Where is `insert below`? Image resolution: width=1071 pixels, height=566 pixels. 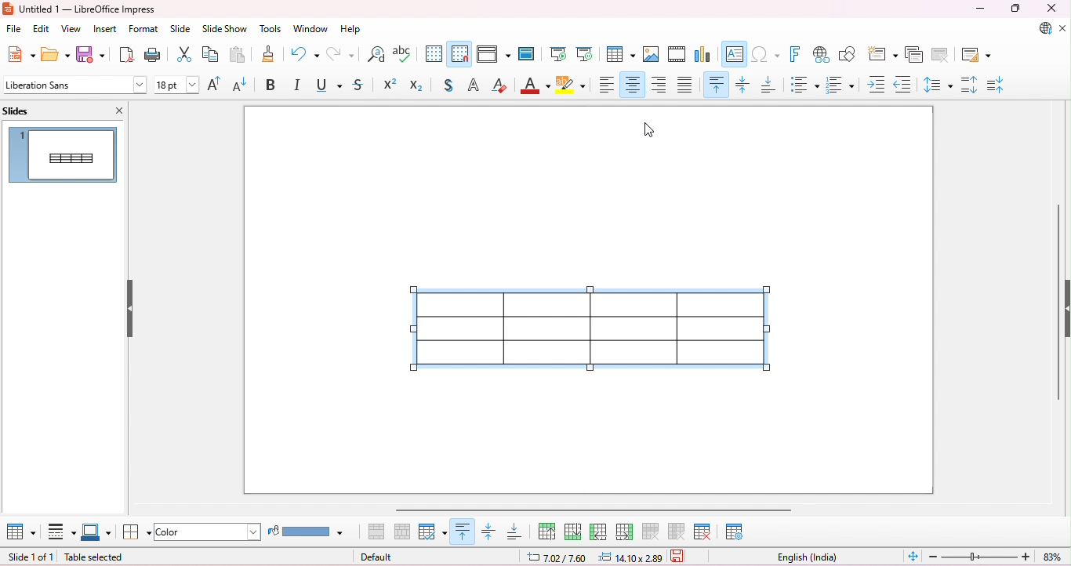
insert below is located at coordinates (573, 530).